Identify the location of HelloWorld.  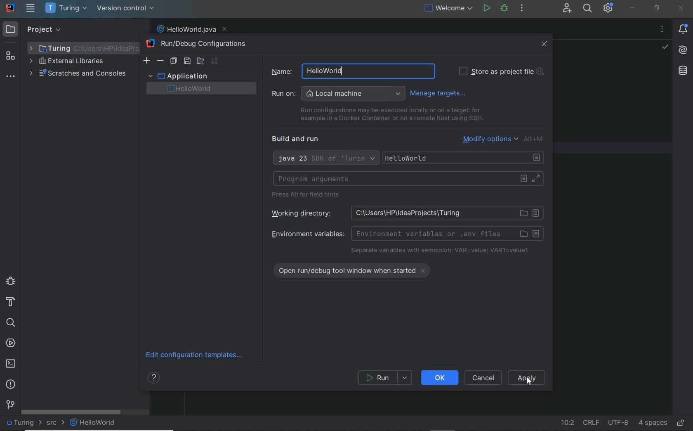
(465, 158).